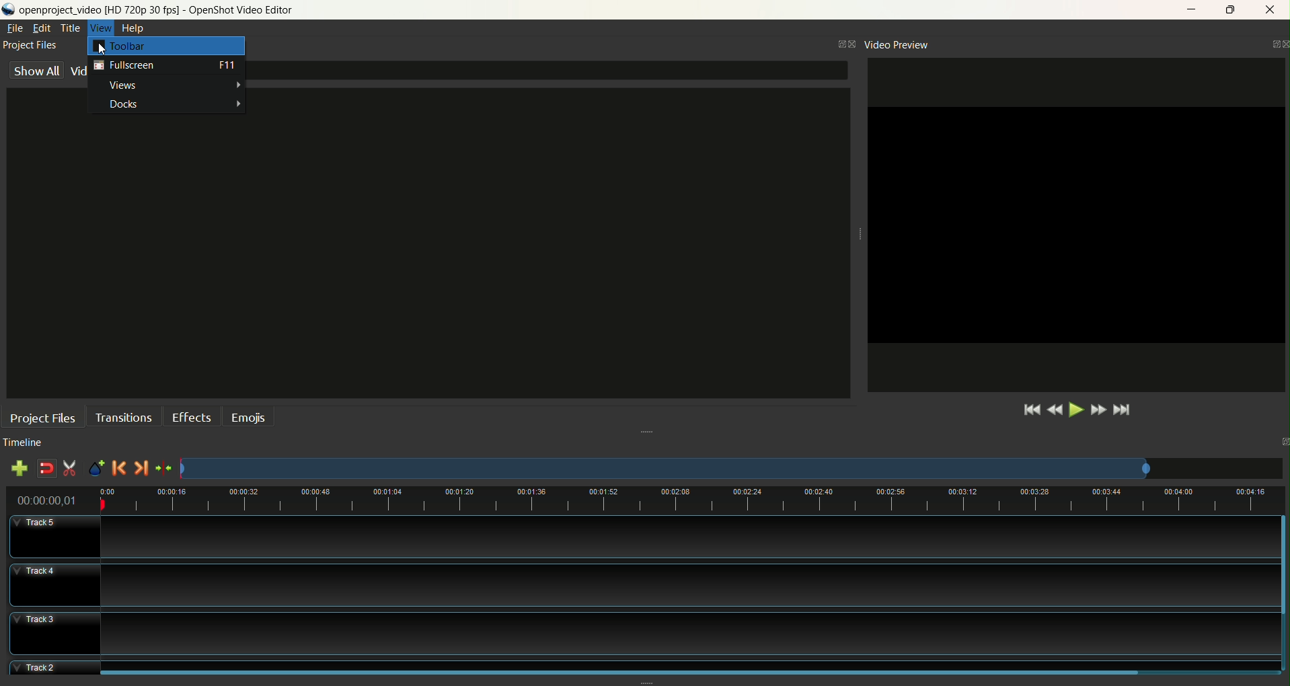  What do you see at coordinates (690, 501) in the screenshot?
I see `timeline` at bounding box center [690, 501].